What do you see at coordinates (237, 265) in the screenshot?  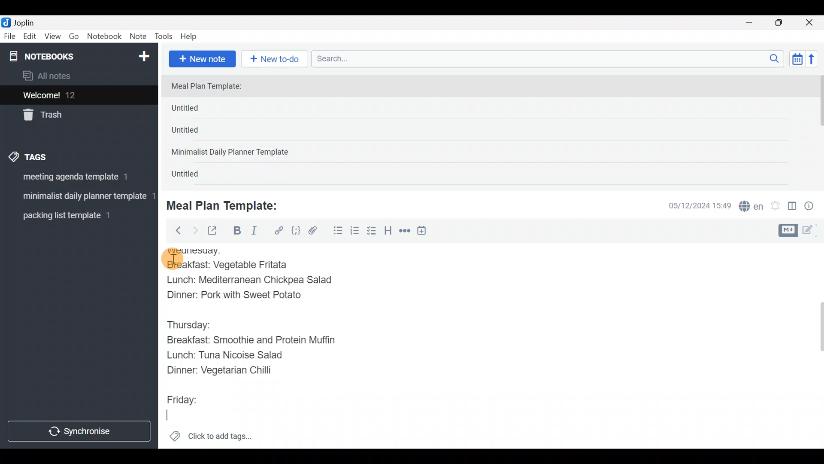 I see `Breakfast: Vegetable Fritata` at bounding box center [237, 265].